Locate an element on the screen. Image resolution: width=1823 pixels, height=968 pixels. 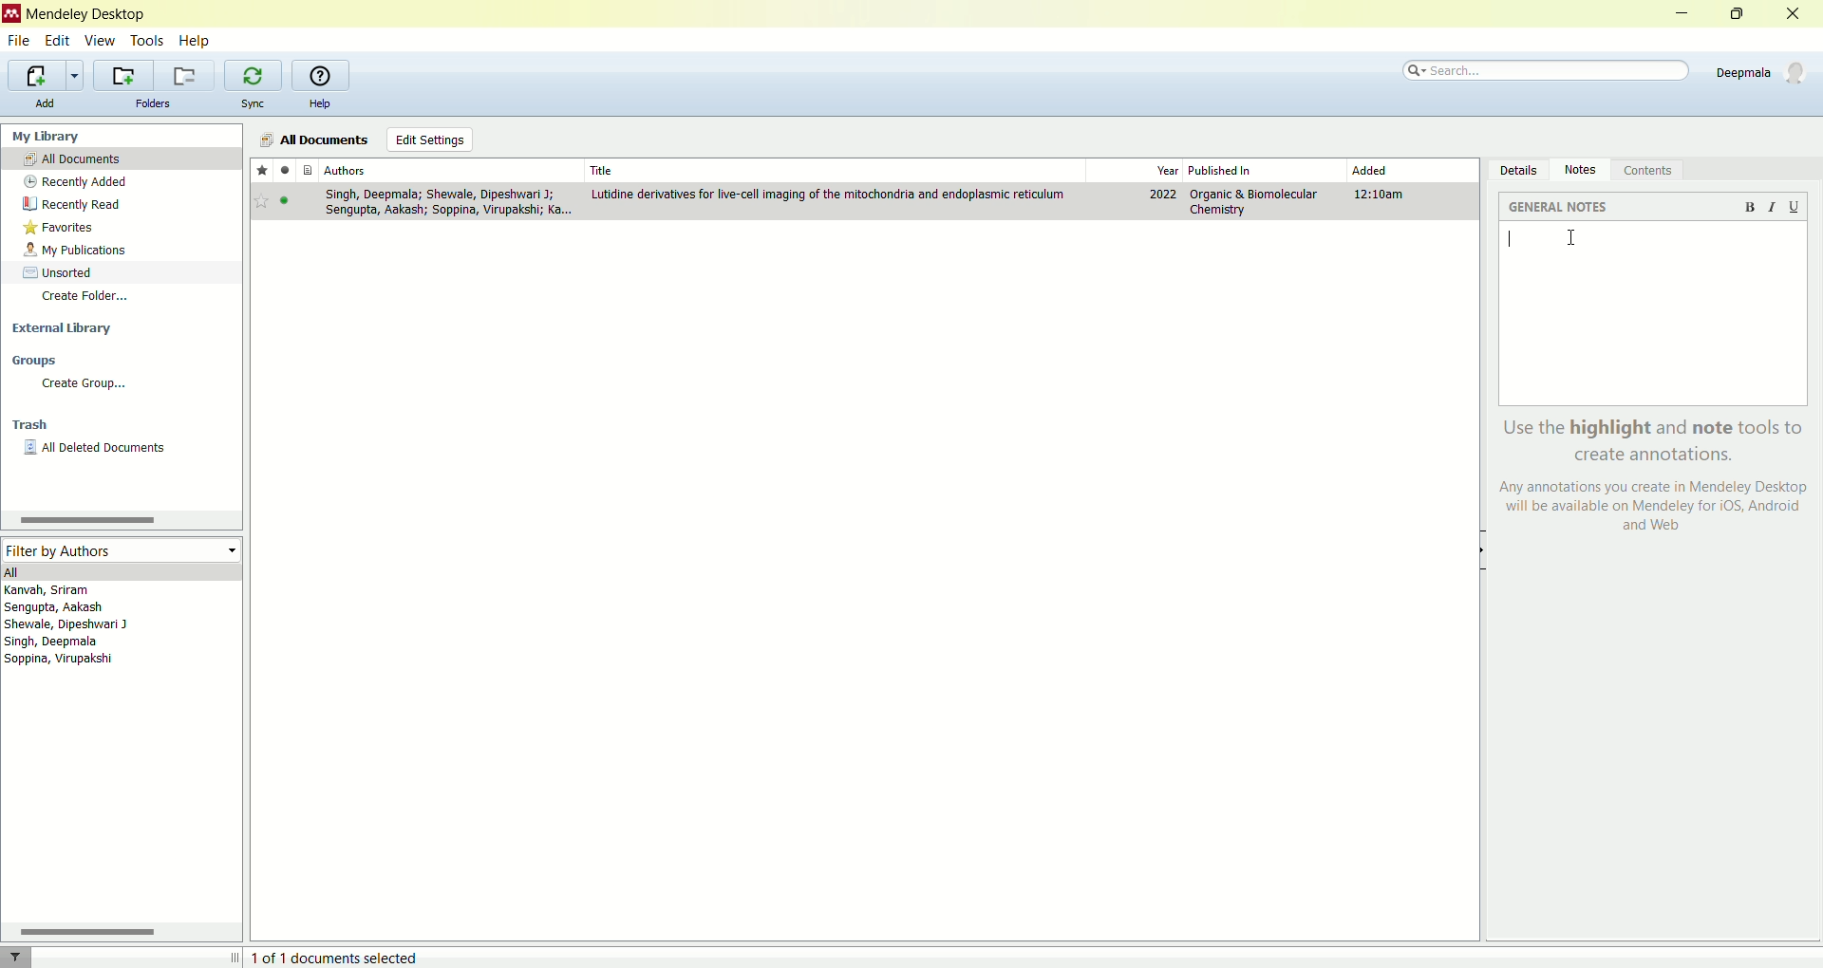
Scrollbar is located at coordinates (85, 521).